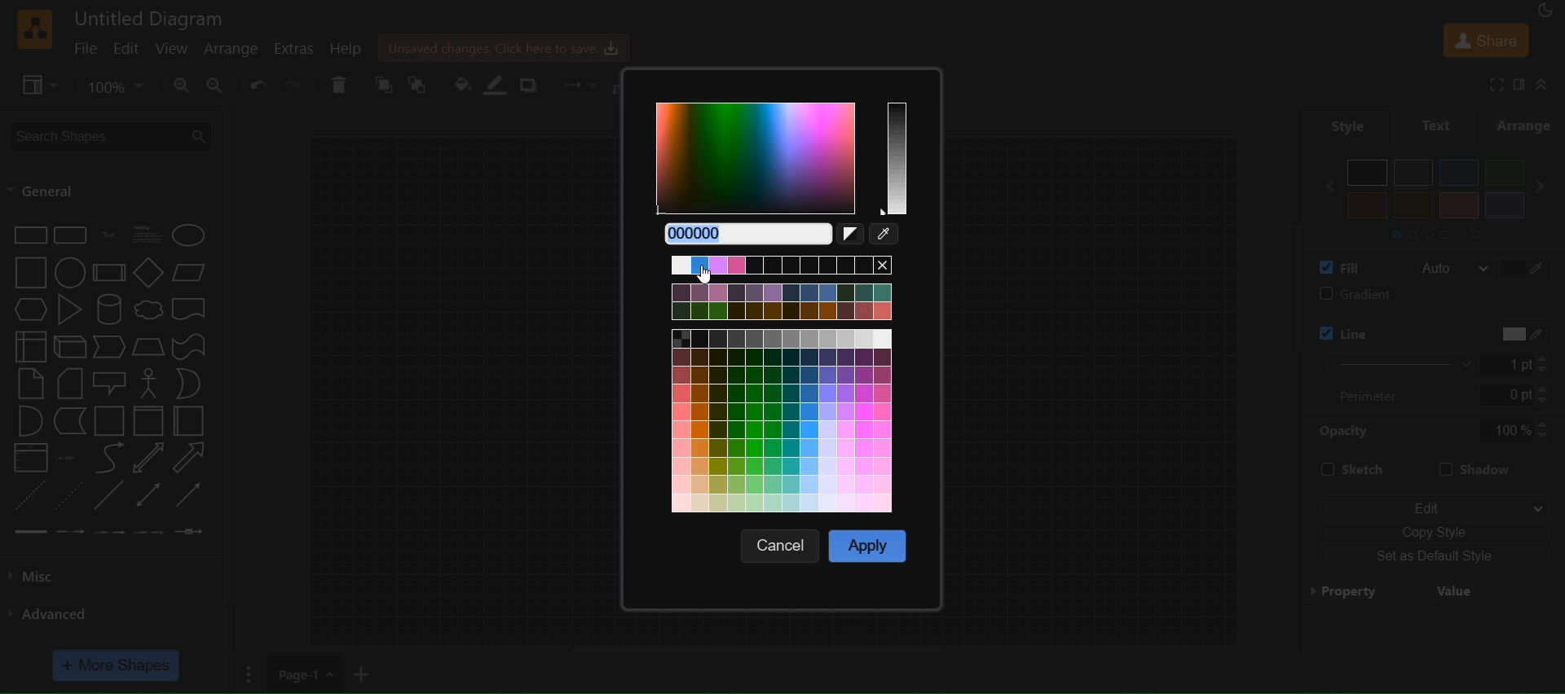 The width and height of the screenshot is (1565, 694). I want to click on to front , so click(421, 84).